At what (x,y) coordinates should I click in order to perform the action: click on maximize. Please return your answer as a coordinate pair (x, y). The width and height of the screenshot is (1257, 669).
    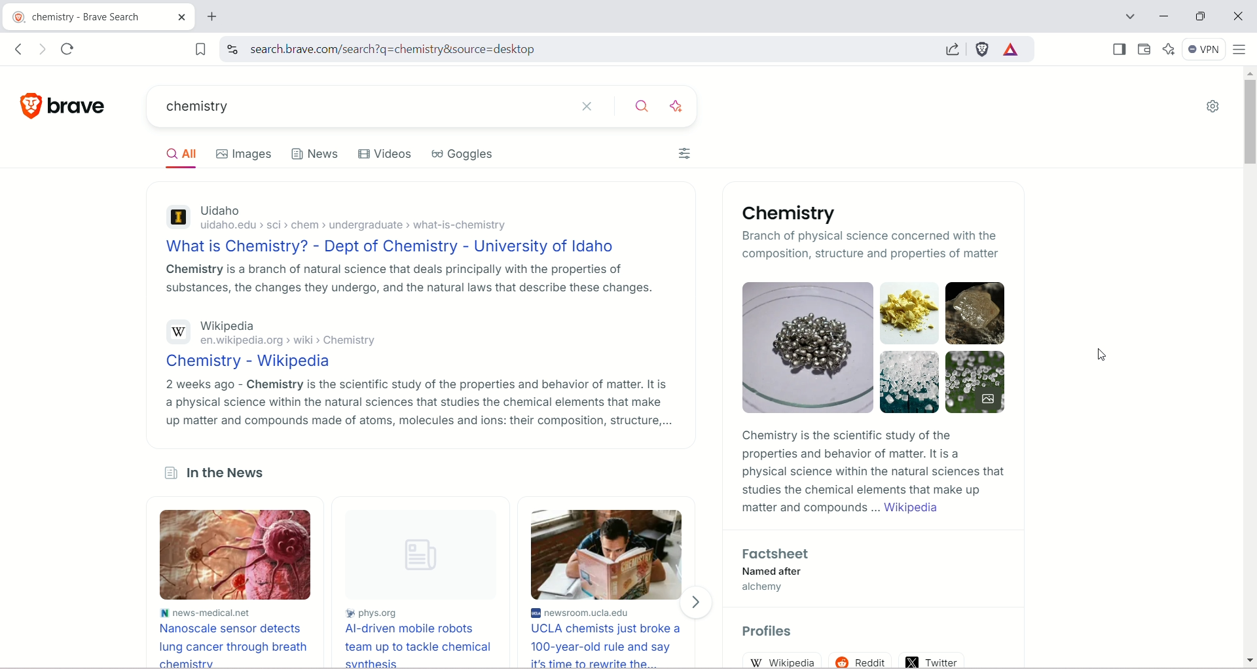
    Looking at the image, I should click on (1203, 15).